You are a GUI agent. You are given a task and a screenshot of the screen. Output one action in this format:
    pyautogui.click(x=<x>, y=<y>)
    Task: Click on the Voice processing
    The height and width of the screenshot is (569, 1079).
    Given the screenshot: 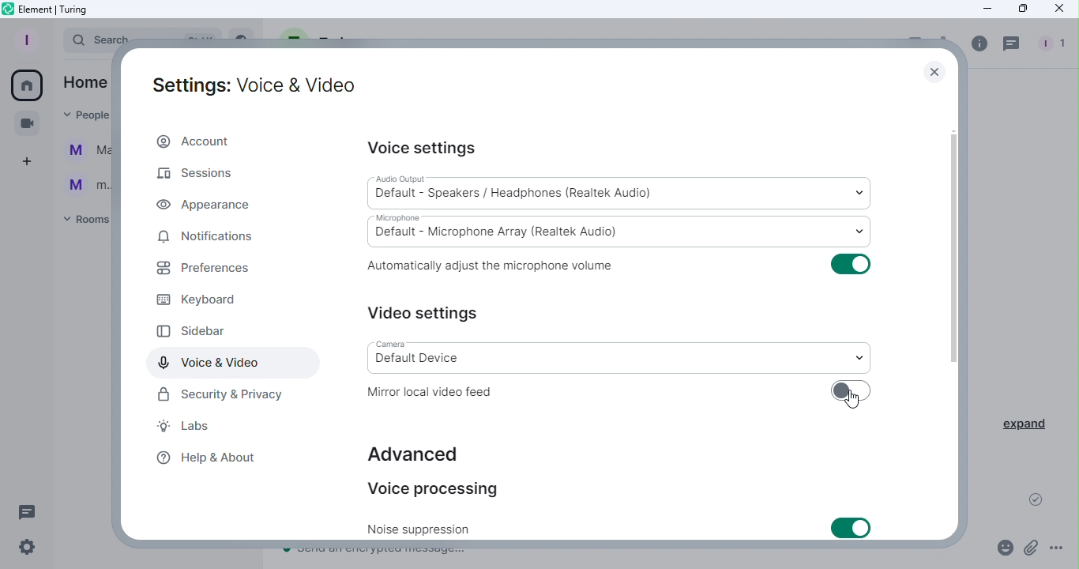 What is the action you would take?
    pyautogui.click(x=452, y=488)
    